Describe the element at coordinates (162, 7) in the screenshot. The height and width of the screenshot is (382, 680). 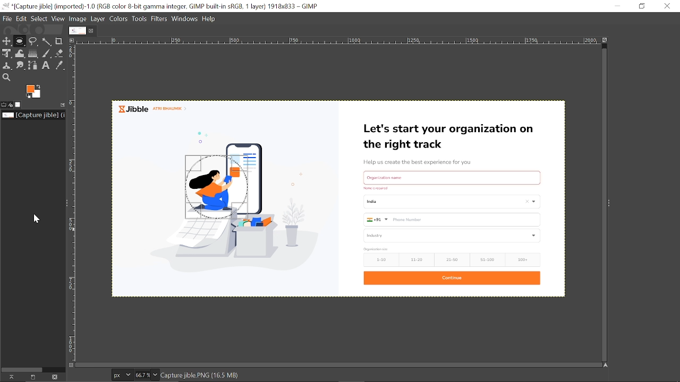
I see `Current window` at that location.